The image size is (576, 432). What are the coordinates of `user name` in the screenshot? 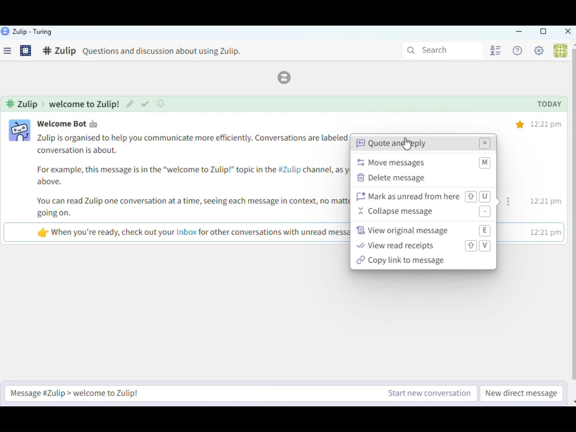 It's located at (74, 124).